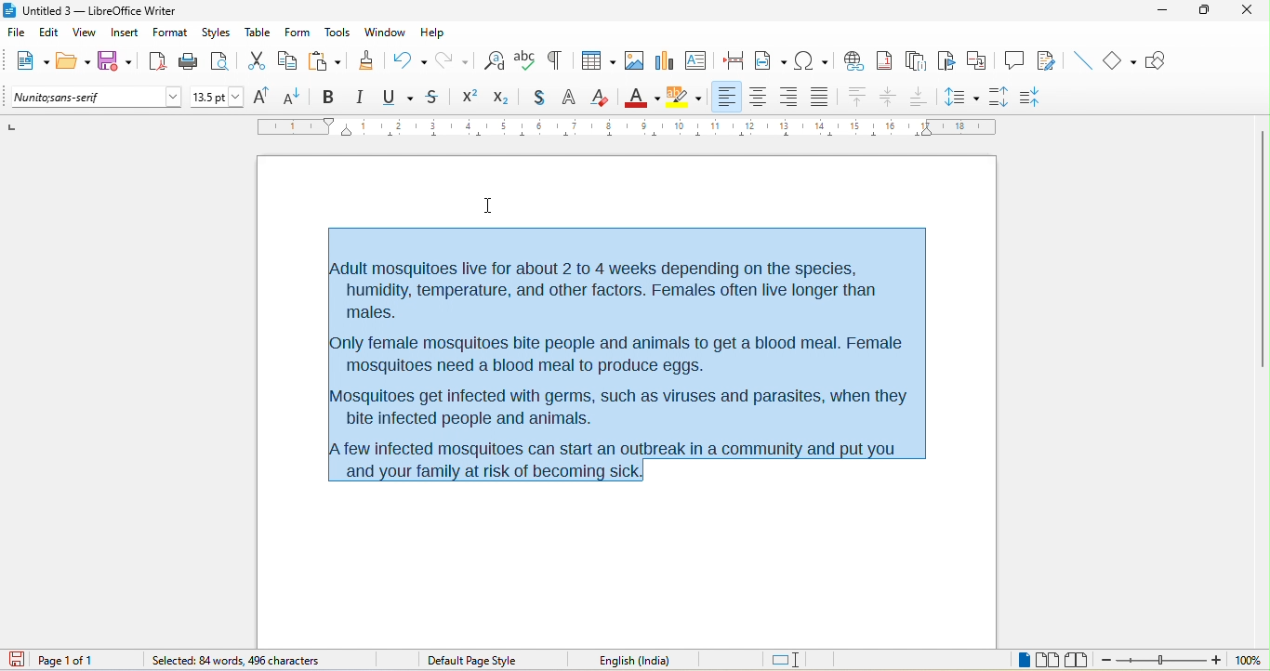 The image size is (1270, 671). Describe the element at coordinates (337, 33) in the screenshot. I see `tools` at that location.